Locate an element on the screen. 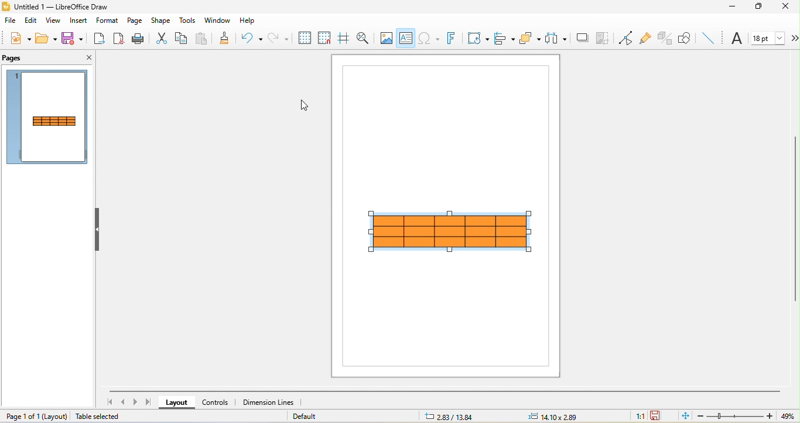  open is located at coordinates (48, 39).